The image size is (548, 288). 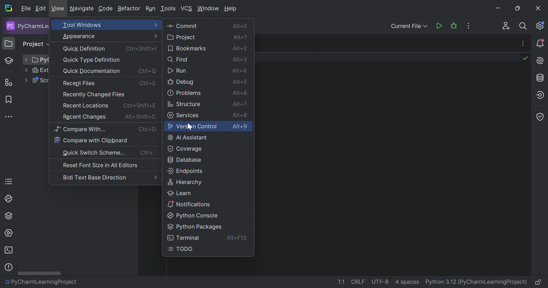 What do you see at coordinates (36, 44) in the screenshot?
I see `Project` at bounding box center [36, 44].